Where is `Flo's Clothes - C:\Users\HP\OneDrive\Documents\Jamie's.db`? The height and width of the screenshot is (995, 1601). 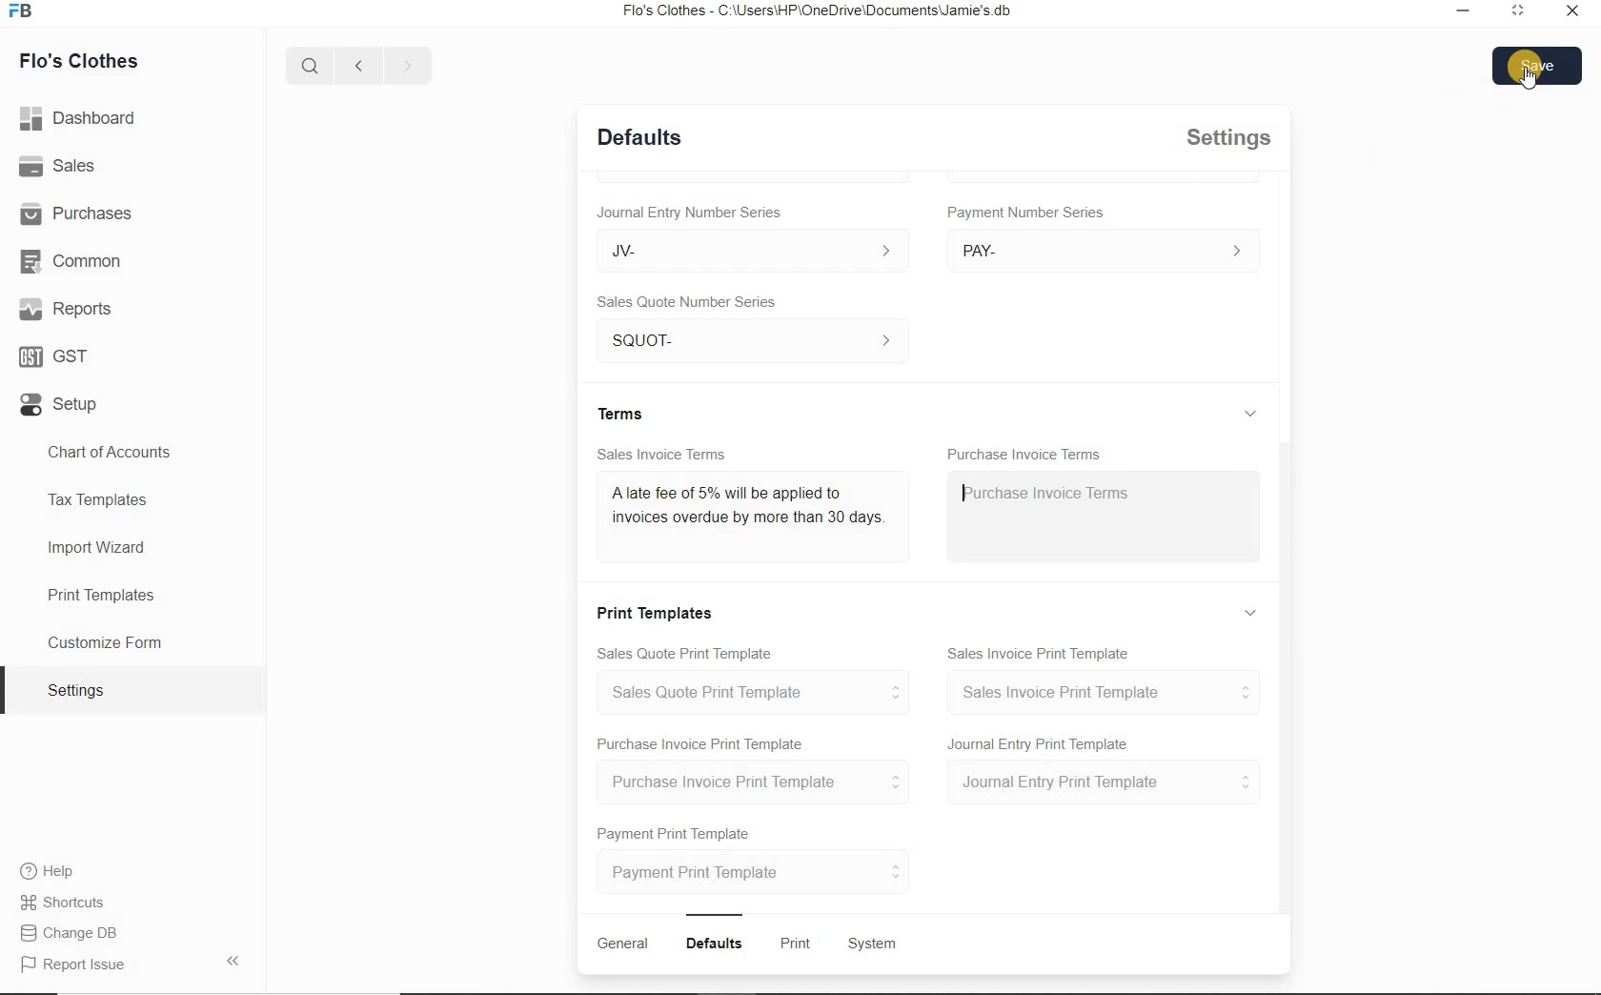 Flo's Clothes - C:\Users\HP\OneDrive\Documents\Jamie's.db is located at coordinates (823, 12).